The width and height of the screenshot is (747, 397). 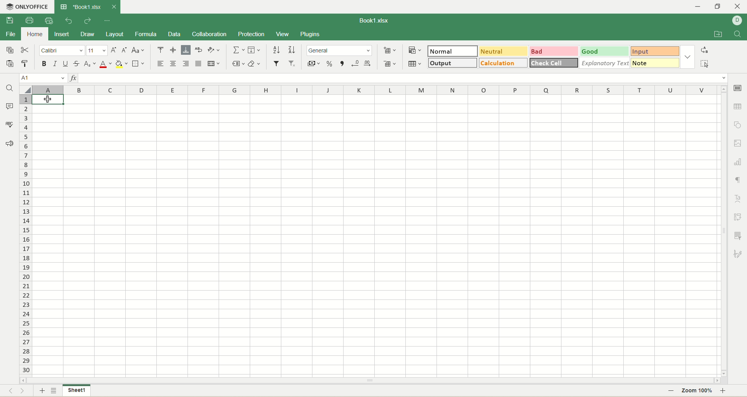 What do you see at coordinates (239, 49) in the screenshot?
I see `summation` at bounding box center [239, 49].